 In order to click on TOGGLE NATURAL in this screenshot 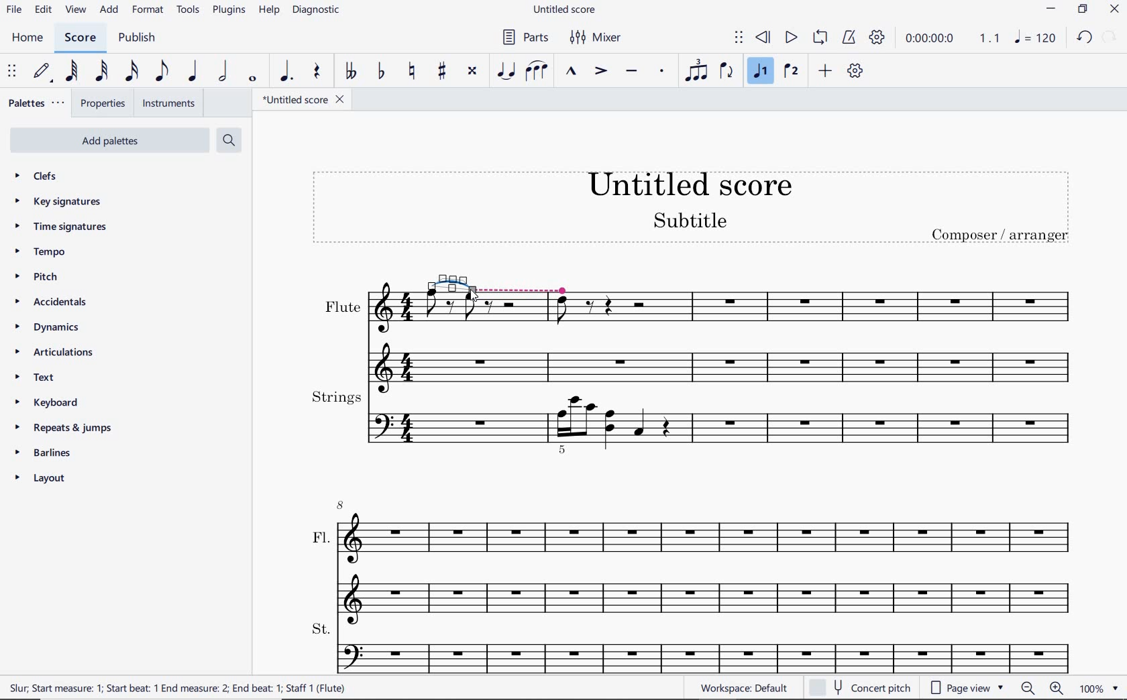, I will do `click(410, 72)`.